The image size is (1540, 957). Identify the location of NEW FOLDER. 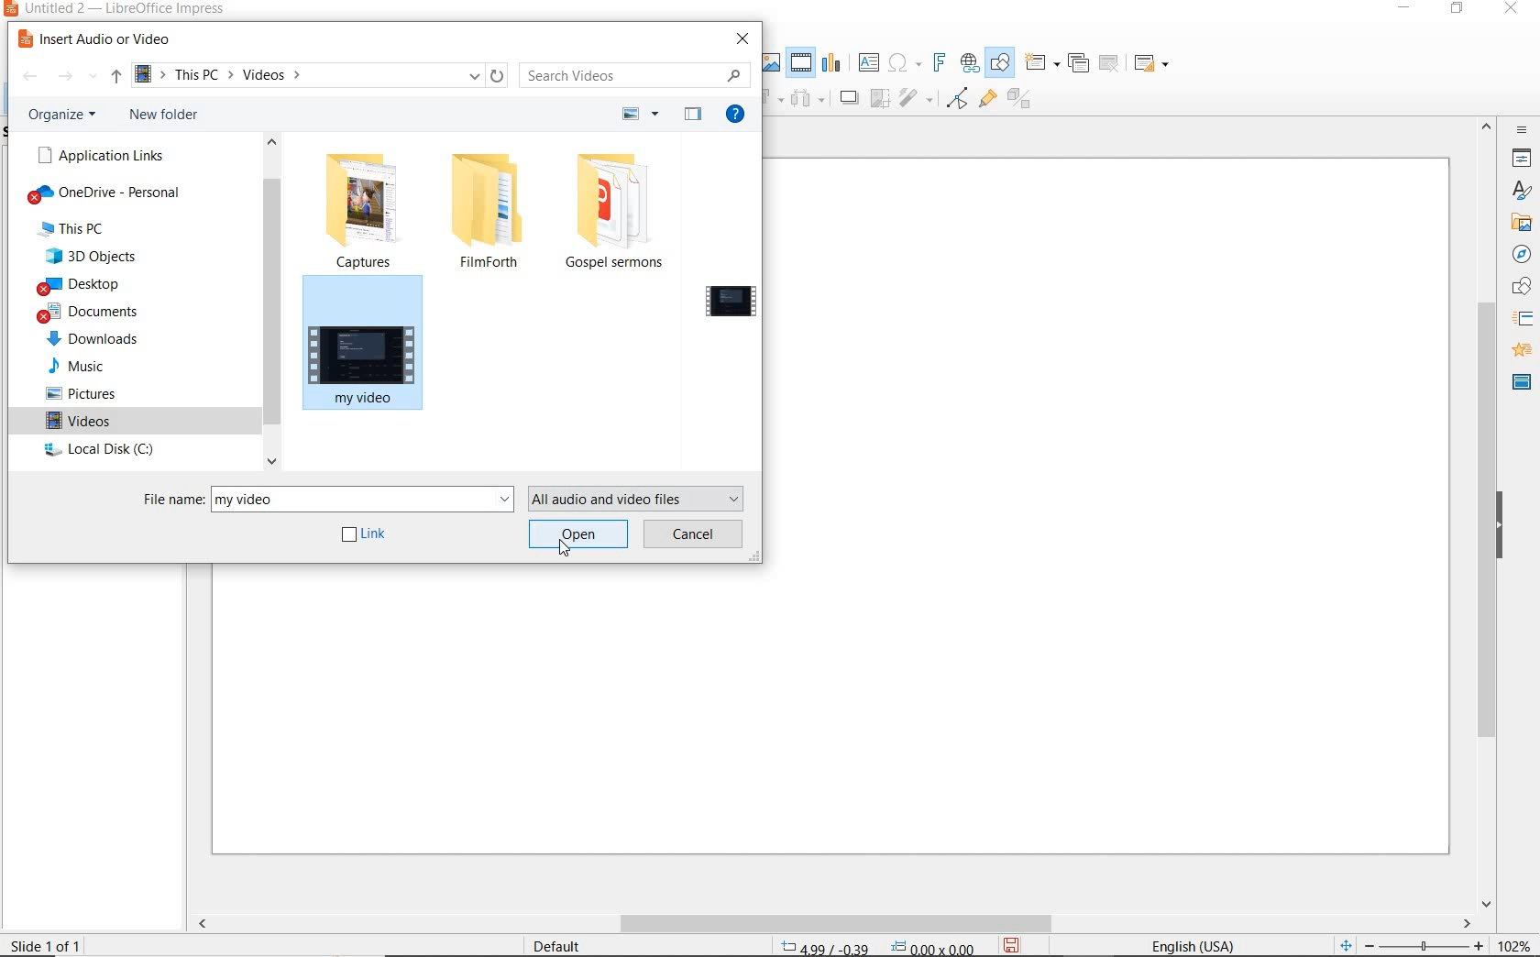
(164, 115).